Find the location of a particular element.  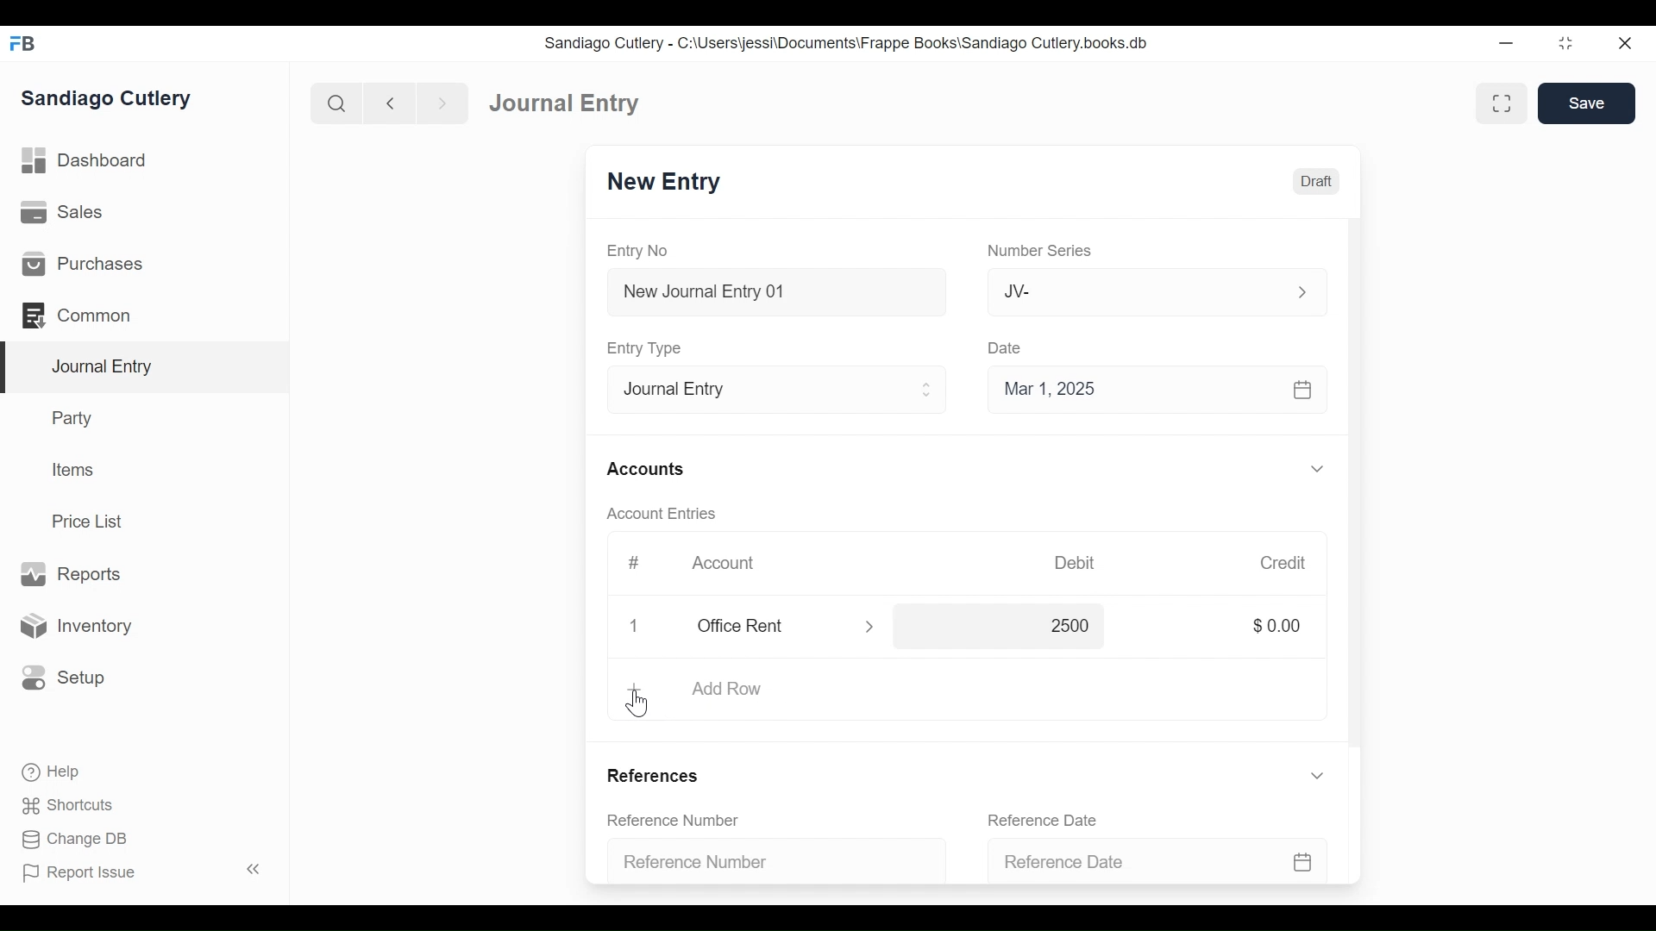

close is located at coordinates (1631, 41).